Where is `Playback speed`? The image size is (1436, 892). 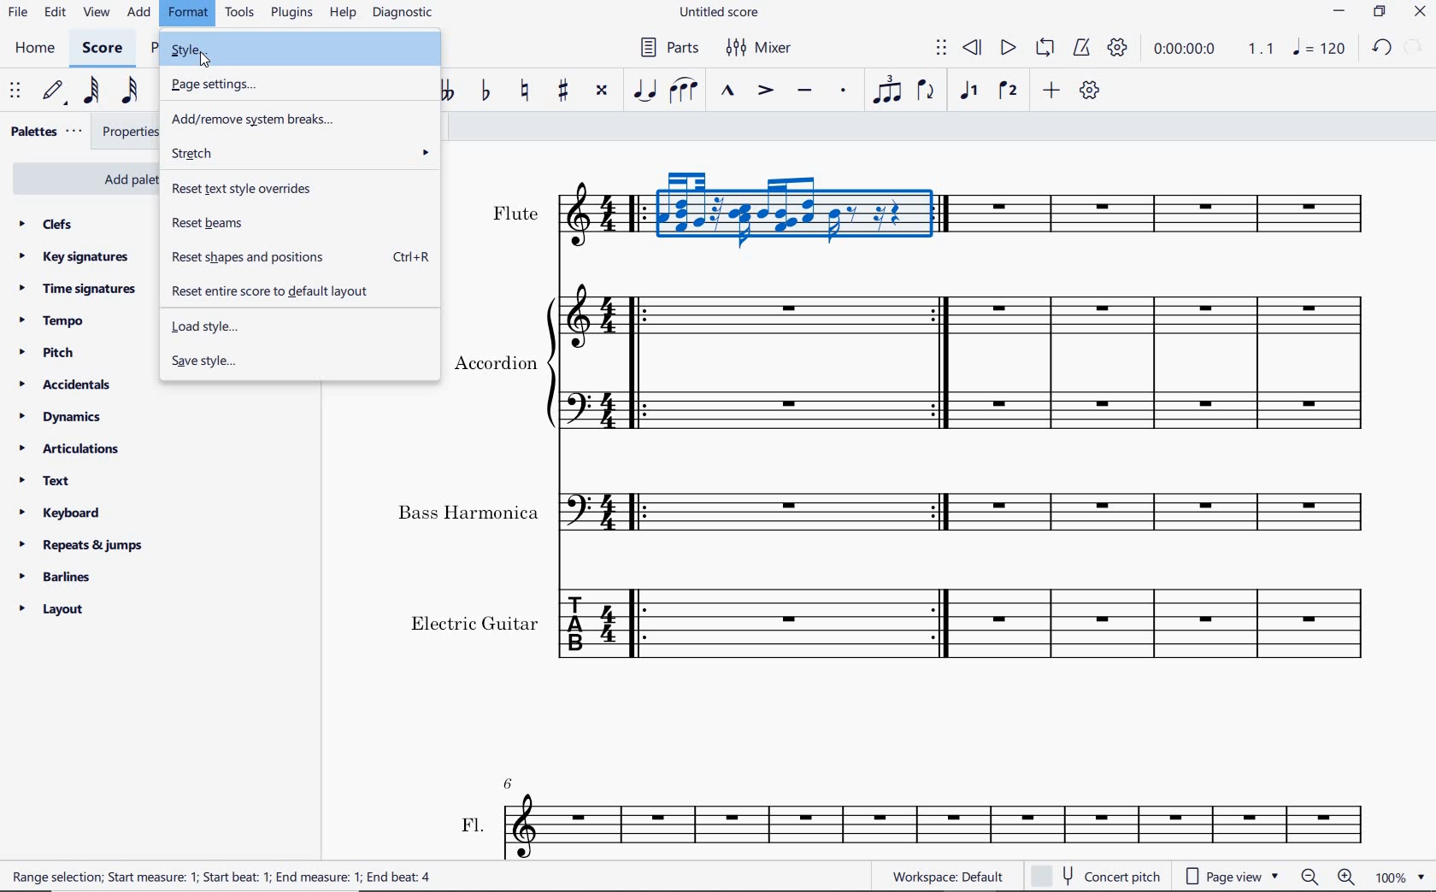 Playback speed is located at coordinates (1262, 49).